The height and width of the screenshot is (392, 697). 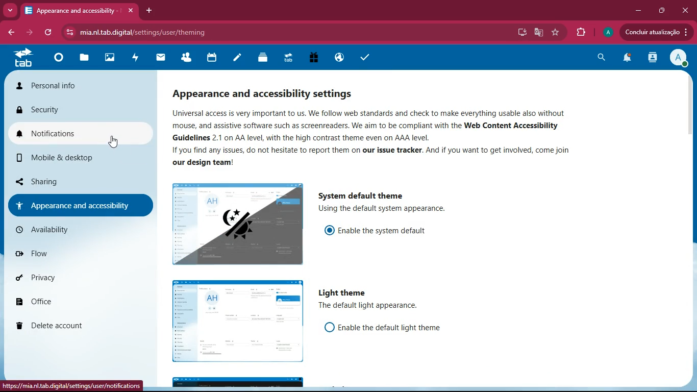 I want to click on layers, so click(x=263, y=60).